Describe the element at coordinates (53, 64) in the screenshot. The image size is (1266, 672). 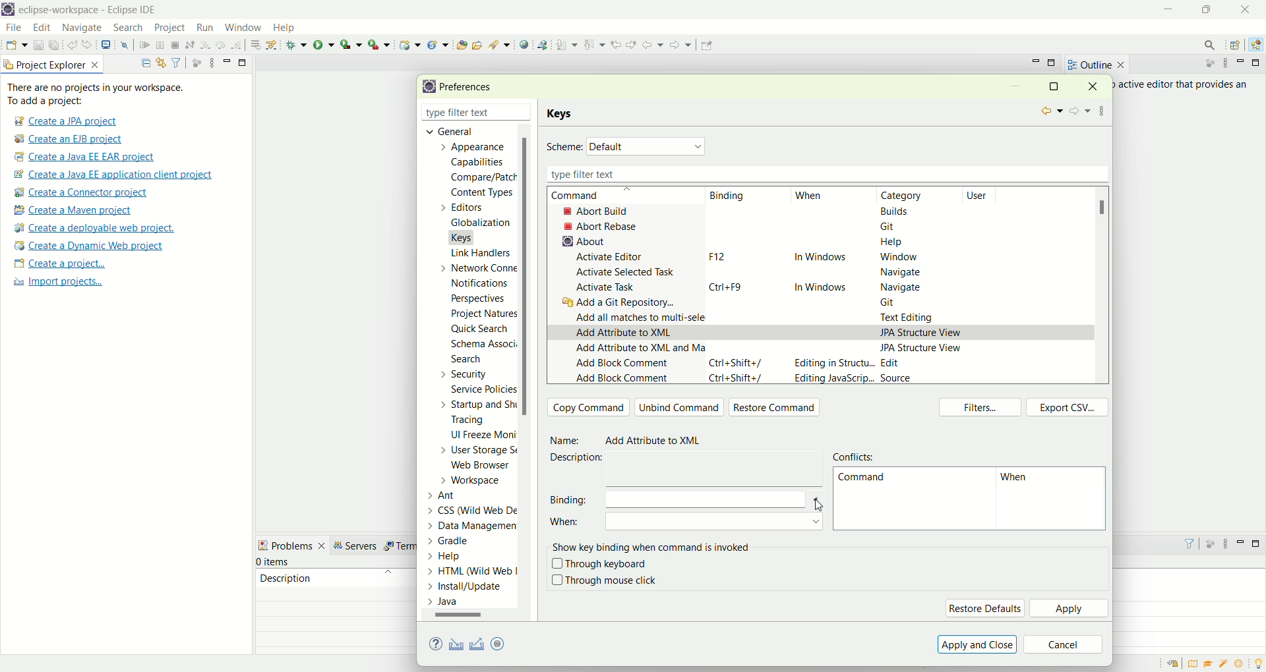
I see `project explorer` at that location.